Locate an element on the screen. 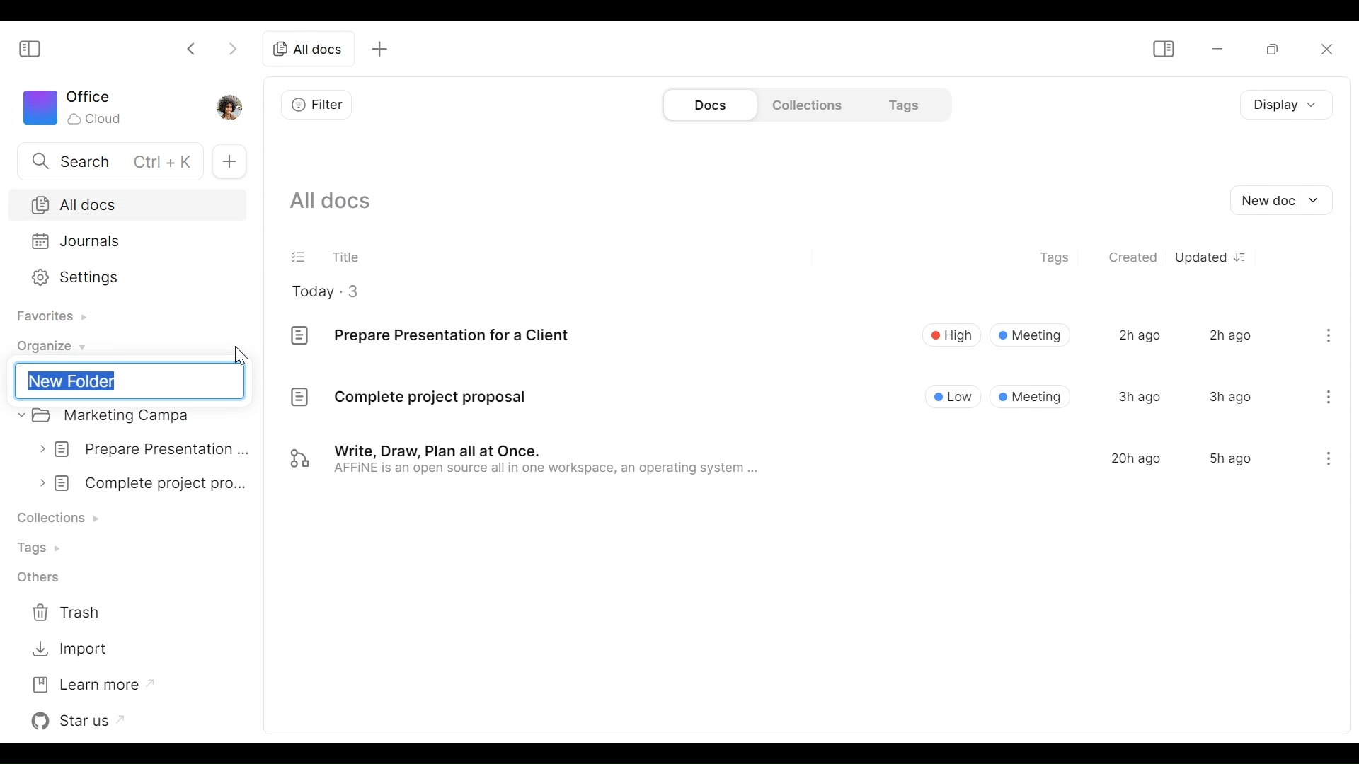 The height and width of the screenshot is (764, 1359). New Folder is located at coordinates (130, 381).